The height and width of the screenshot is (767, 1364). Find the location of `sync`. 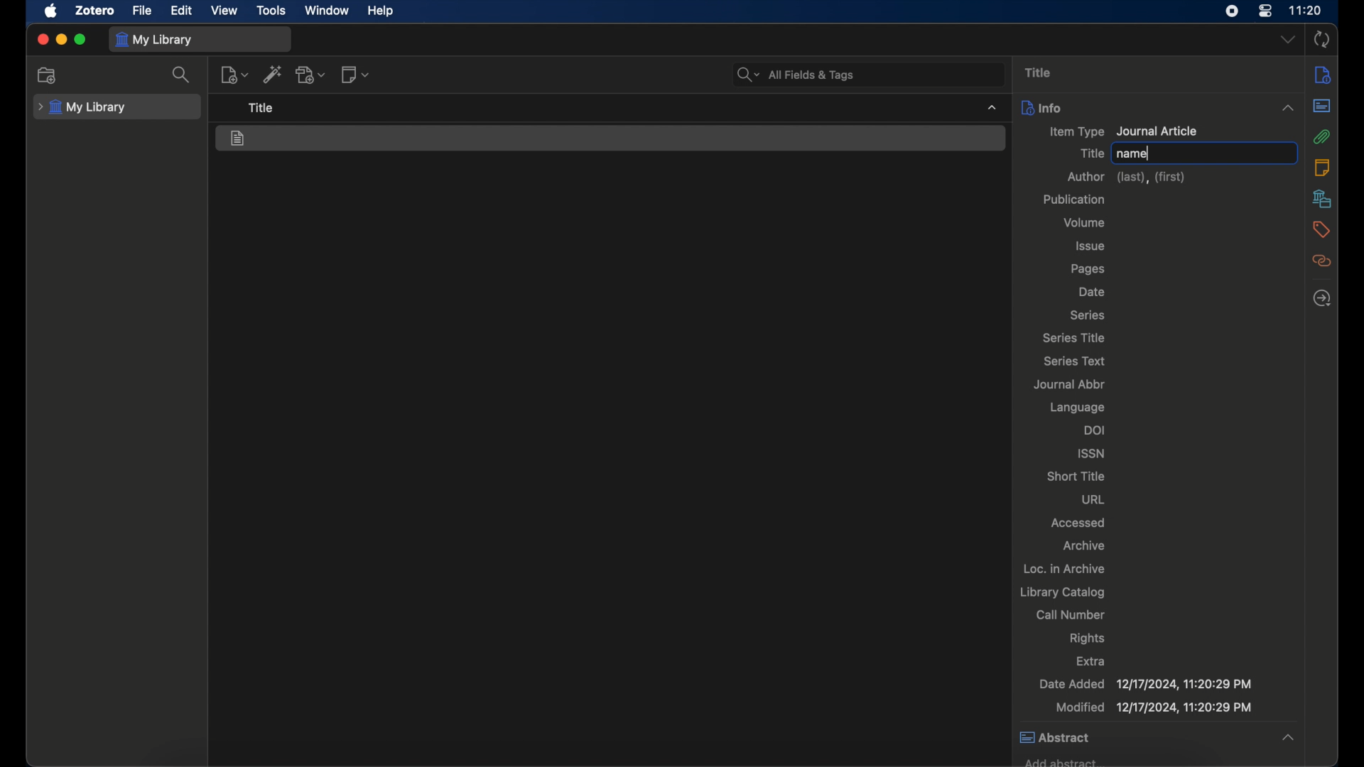

sync is located at coordinates (1322, 39).